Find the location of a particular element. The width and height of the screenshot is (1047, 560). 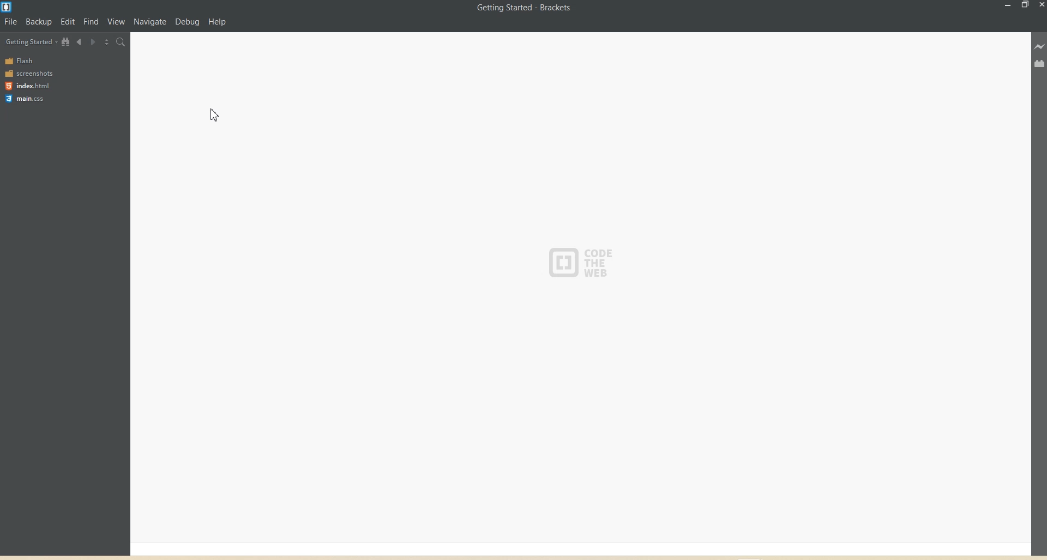

main.css is located at coordinates (27, 99).